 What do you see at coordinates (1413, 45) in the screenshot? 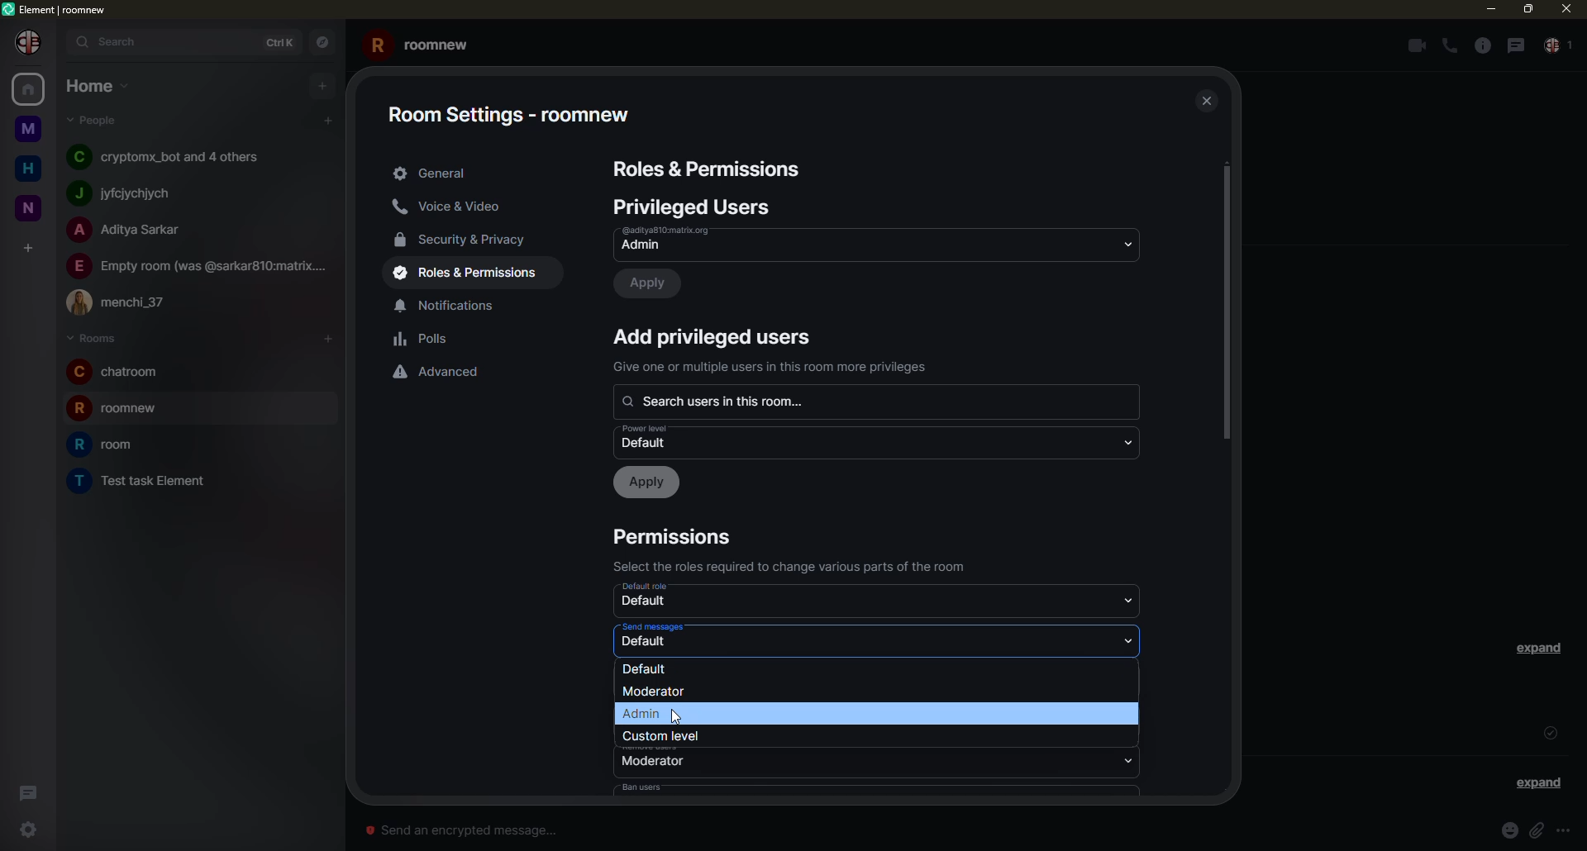
I see `video` at bounding box center [1413, 45].